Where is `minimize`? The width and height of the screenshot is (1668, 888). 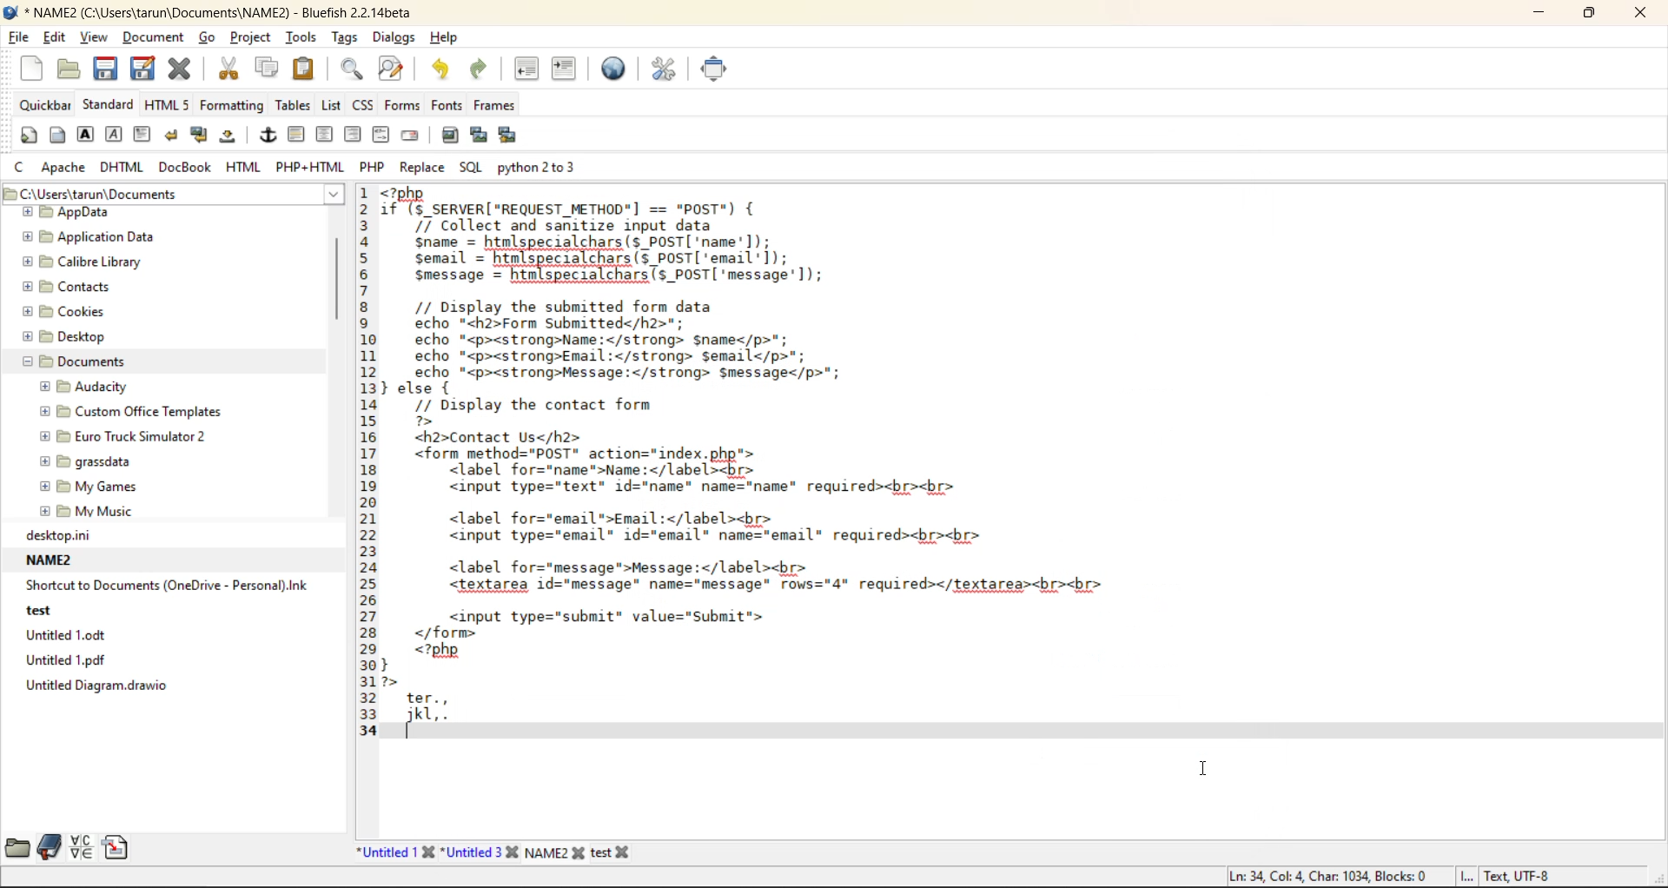
minimize is located at coordinates (1543, 17).